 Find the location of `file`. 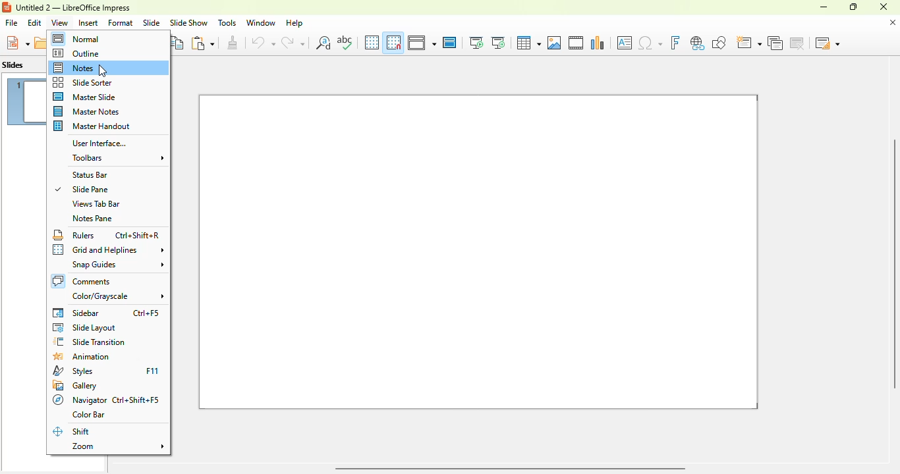

file is located at coordinates (11, 23).